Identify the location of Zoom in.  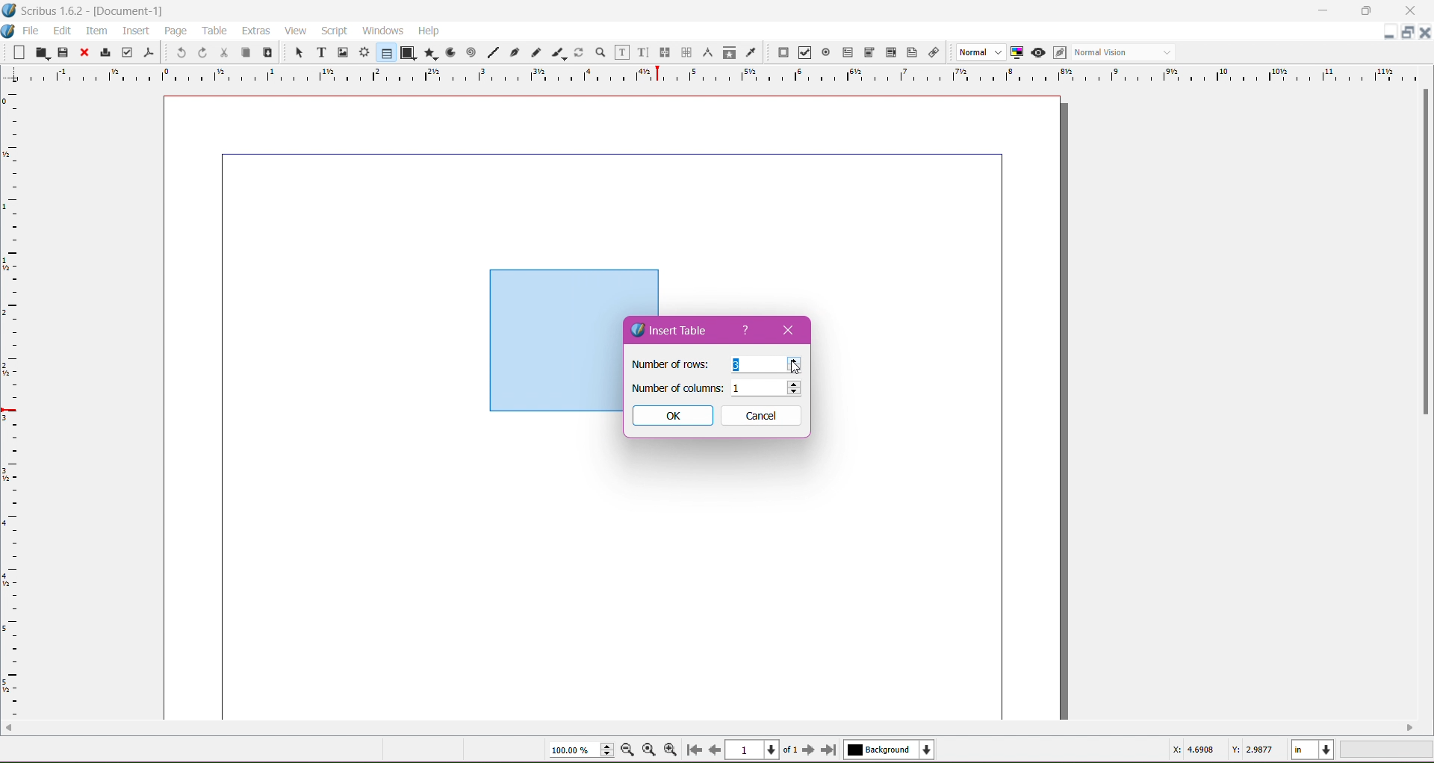
(671, 750).